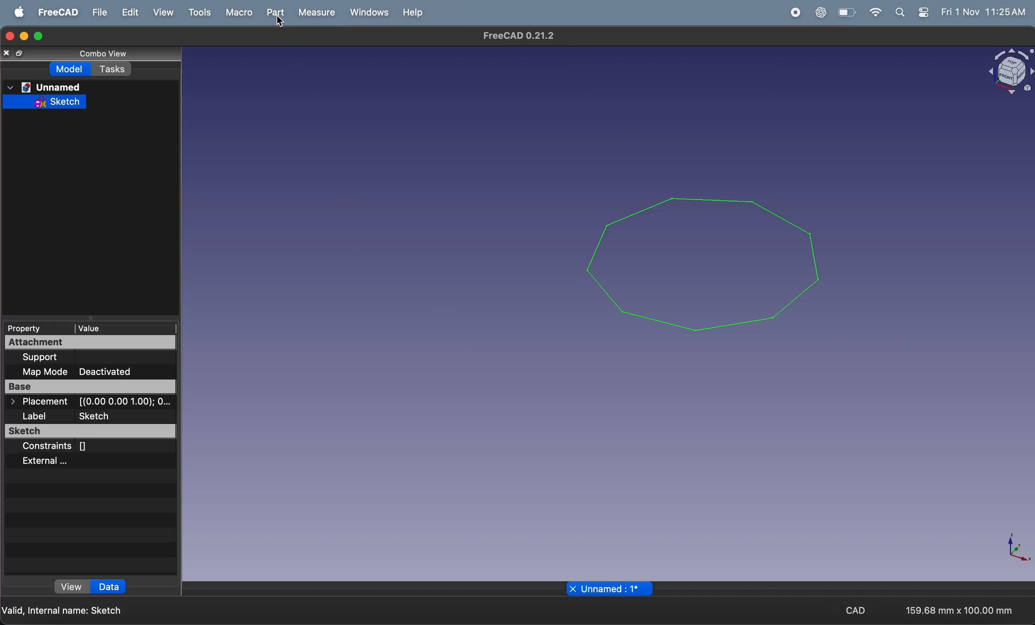 This screenshot has width=1035, height=625. Describe the element at coordinates (413, 12) in the screenshot. I see `help` at that location.